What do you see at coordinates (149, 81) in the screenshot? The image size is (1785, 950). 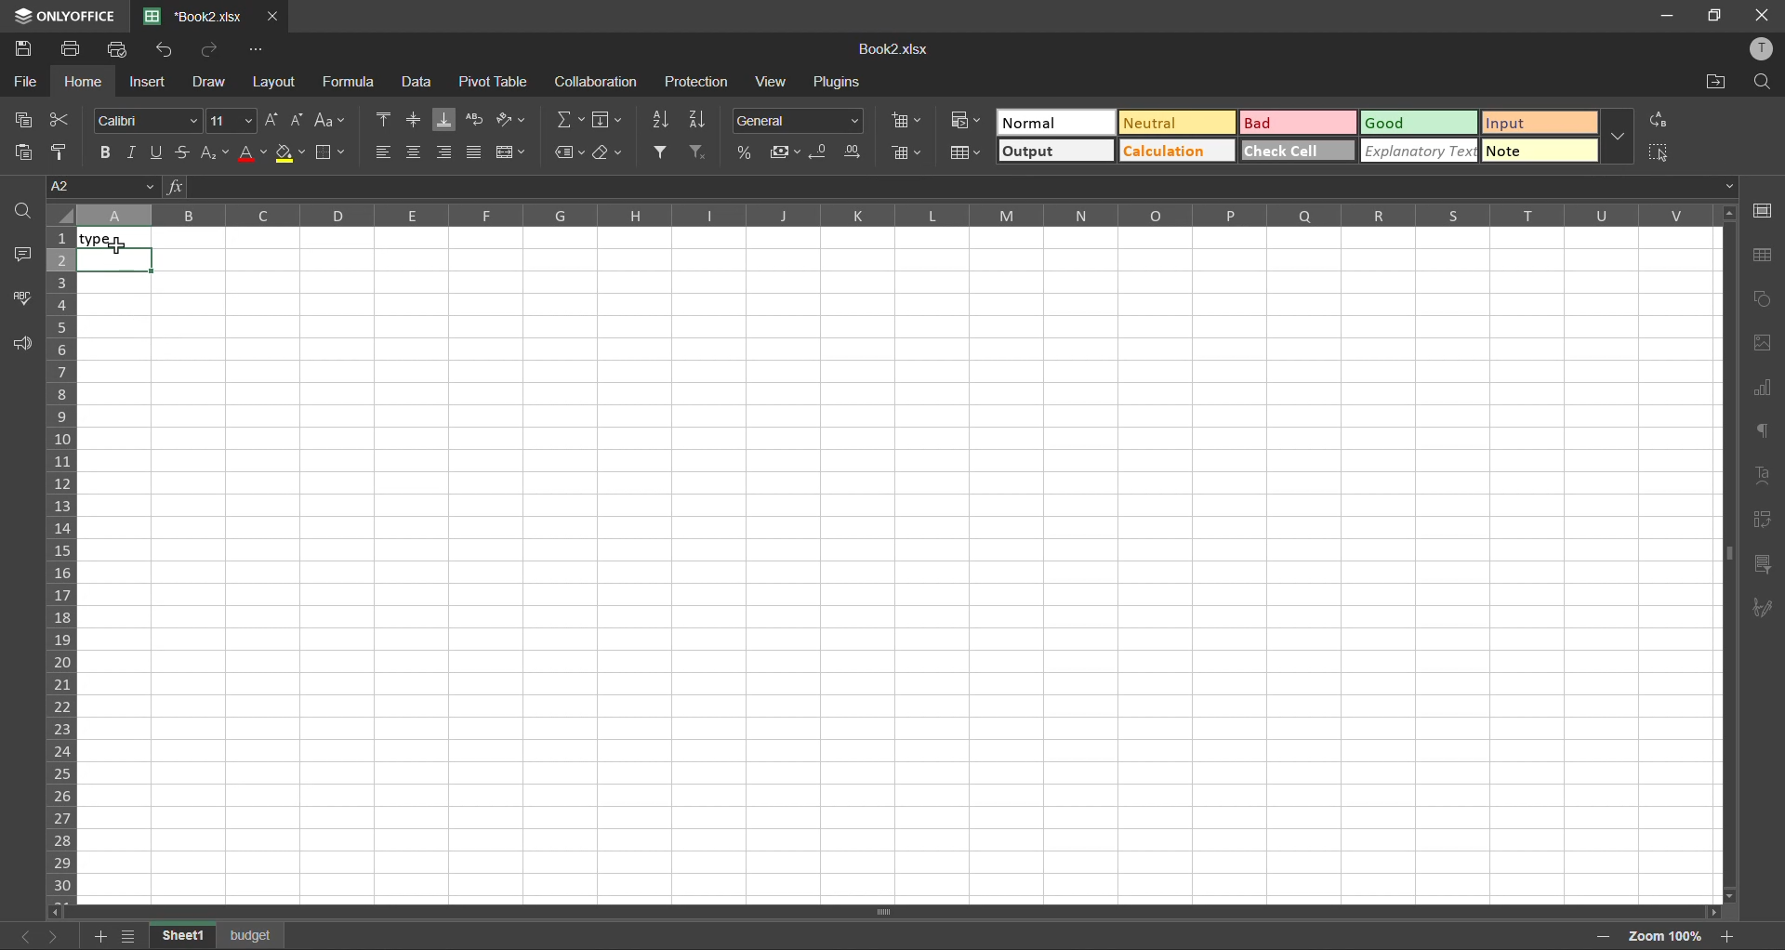 I see `insert` at bounding box center [149, 81].